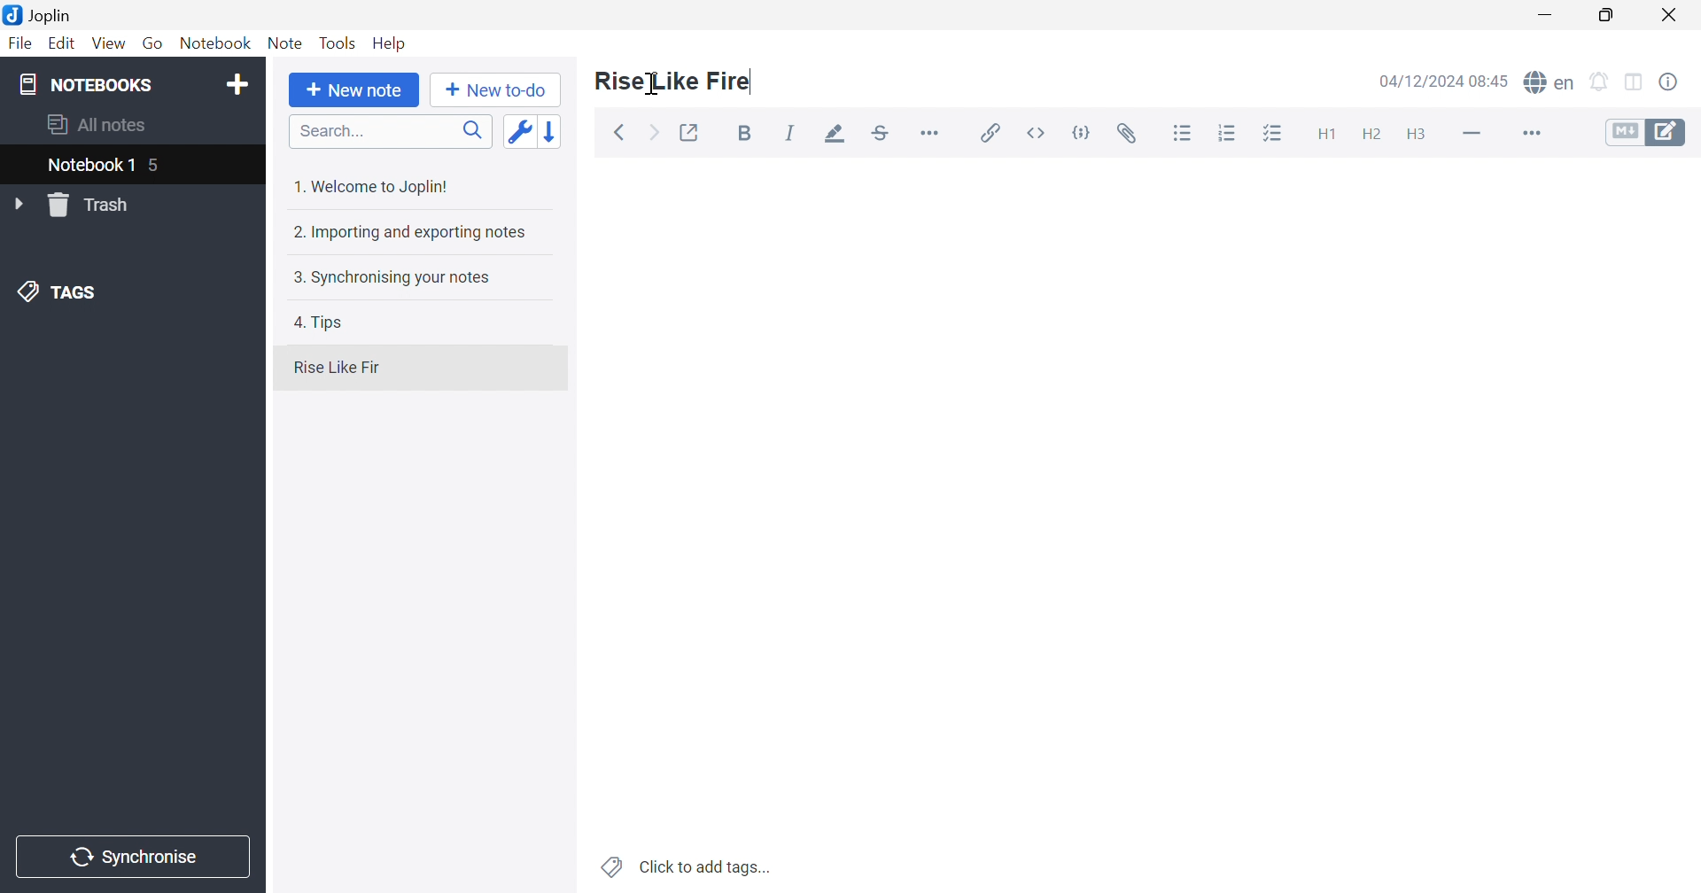  I want to click on 1. Welcome to Joplin!, so click(380, 183).